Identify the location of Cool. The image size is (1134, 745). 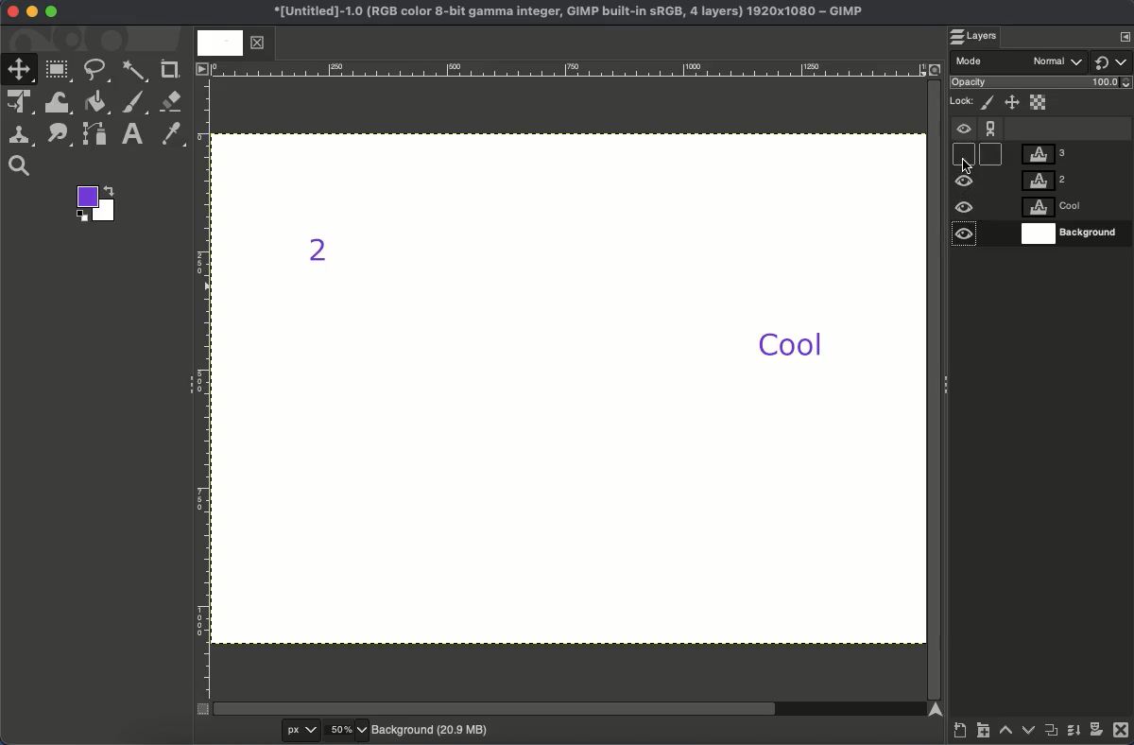
(789, 346).